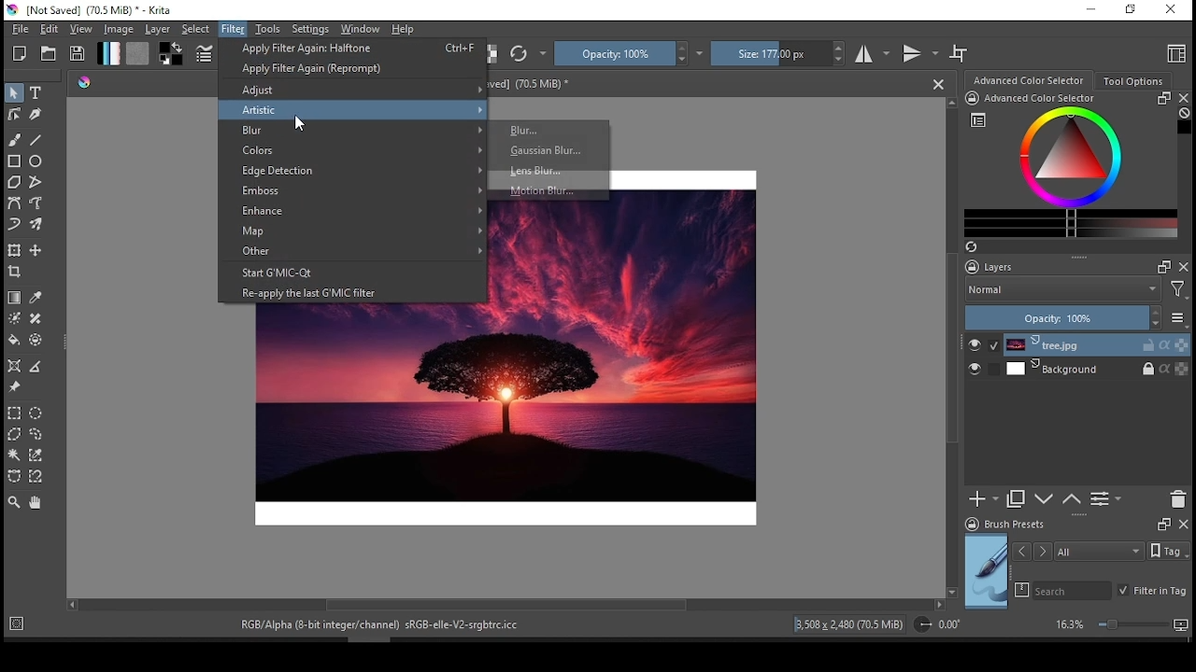  I want to click on layer 2, so click(1095, 370).